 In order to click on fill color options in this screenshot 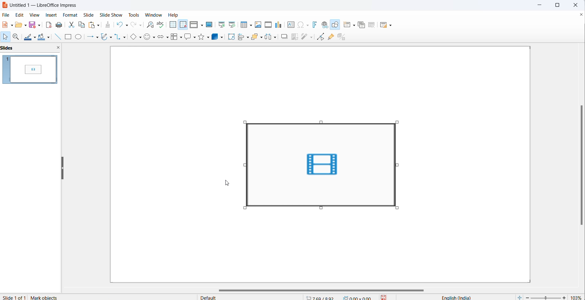, I will do `click(48, 39)`.